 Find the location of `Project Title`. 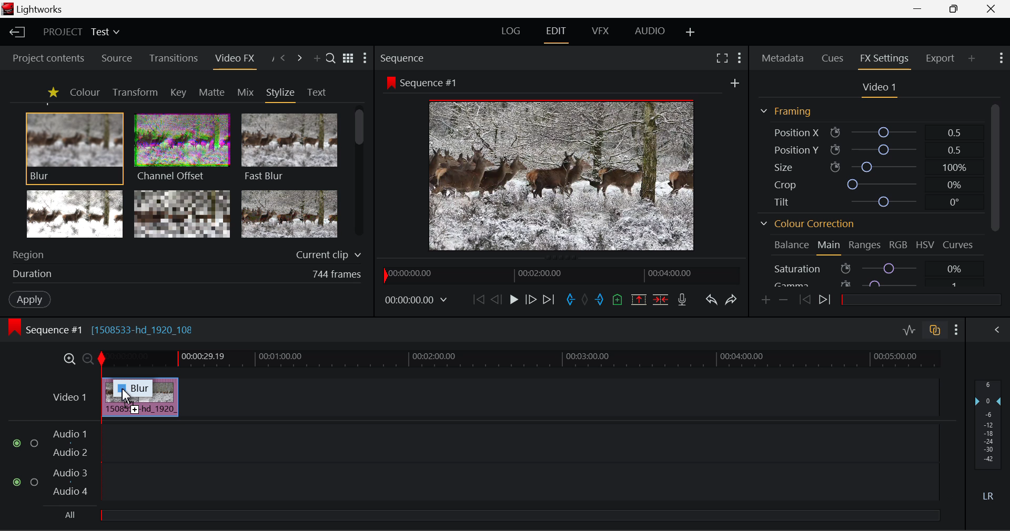

Project Title is located at coordinates (80, 33).